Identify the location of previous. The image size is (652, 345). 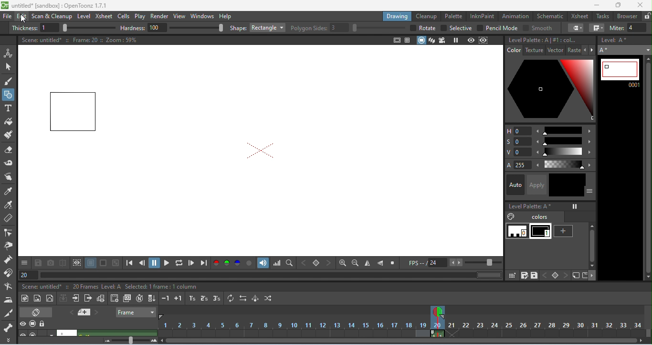
(585, 51).